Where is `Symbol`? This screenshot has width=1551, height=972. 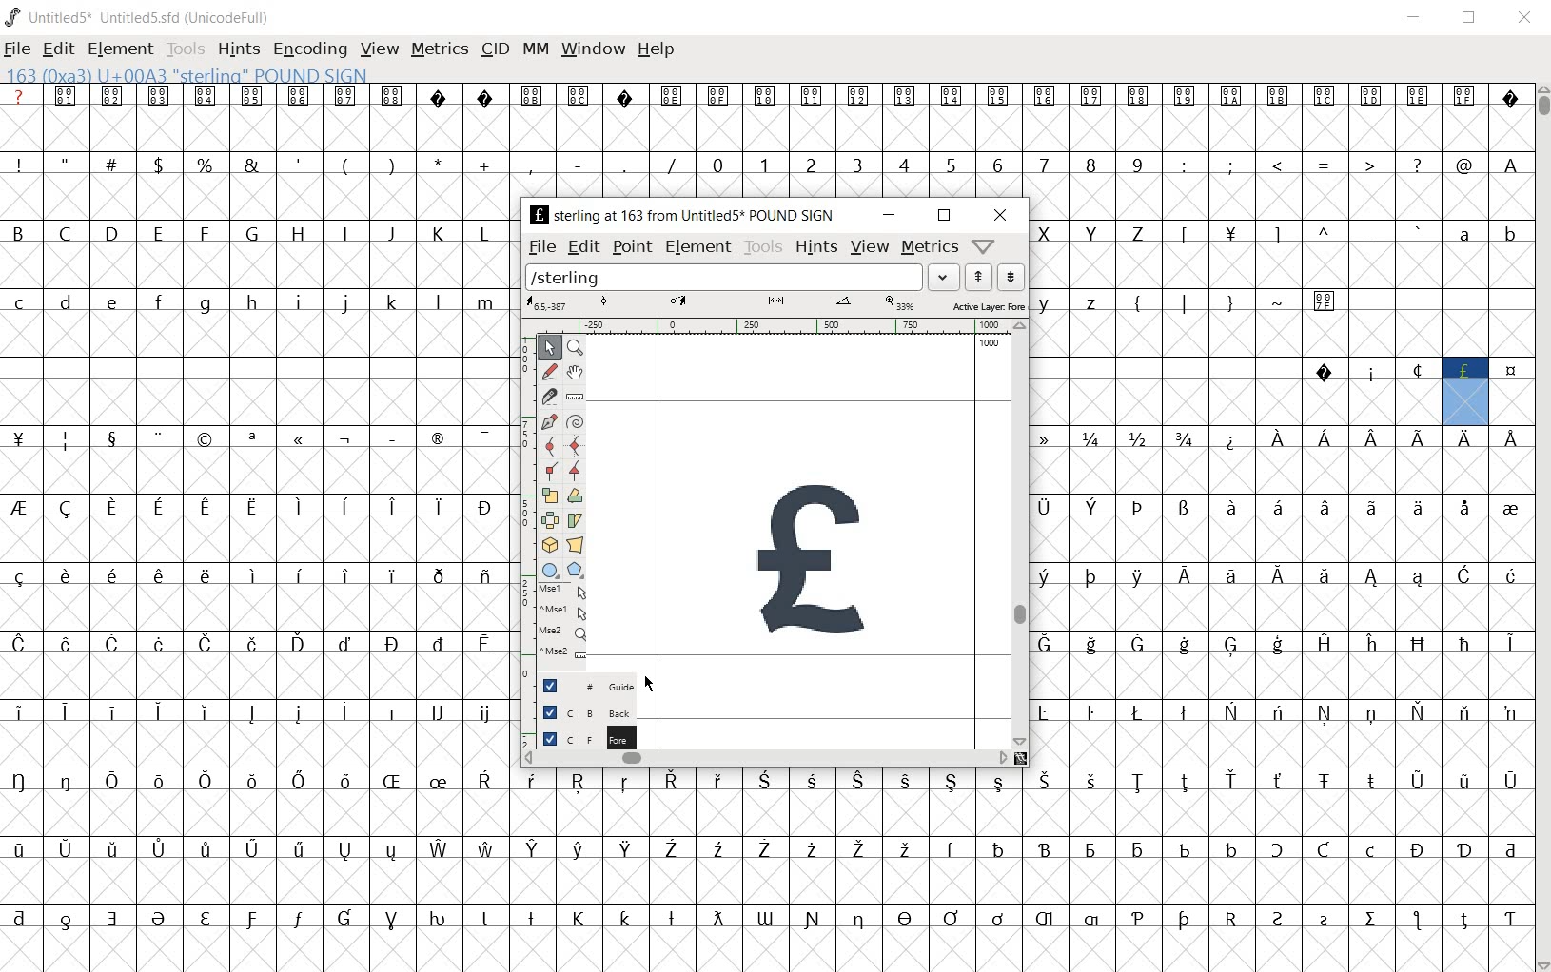
Symbol is located at coordinates (22, 918).